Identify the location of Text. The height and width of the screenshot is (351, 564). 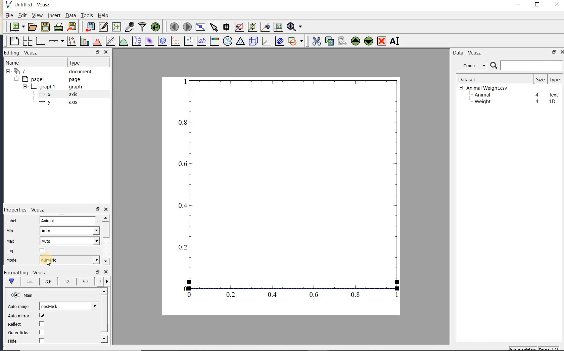
(554, 94).